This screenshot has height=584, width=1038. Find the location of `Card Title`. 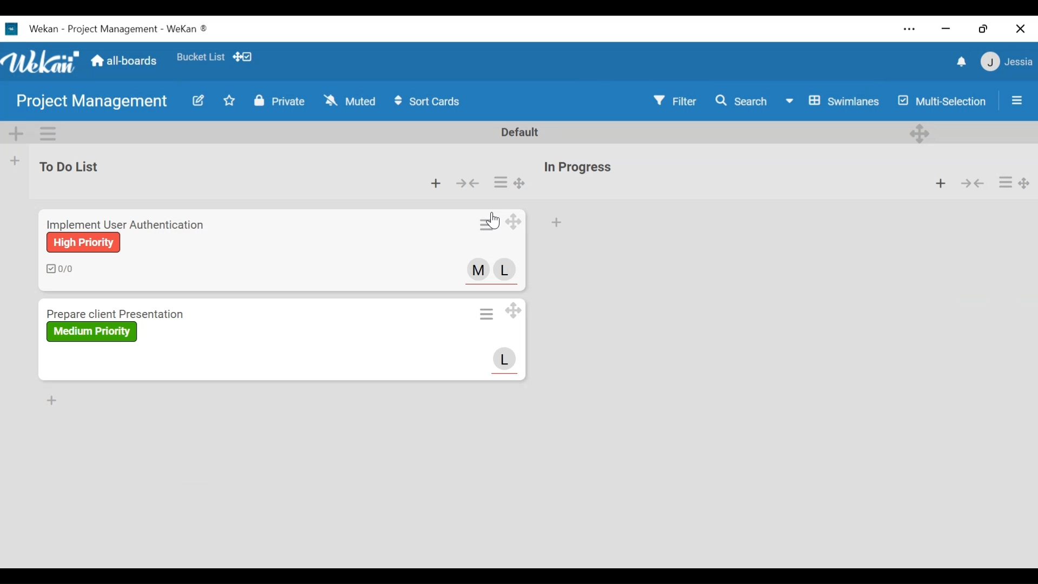

Card Title is located at coordinates (128, 223).